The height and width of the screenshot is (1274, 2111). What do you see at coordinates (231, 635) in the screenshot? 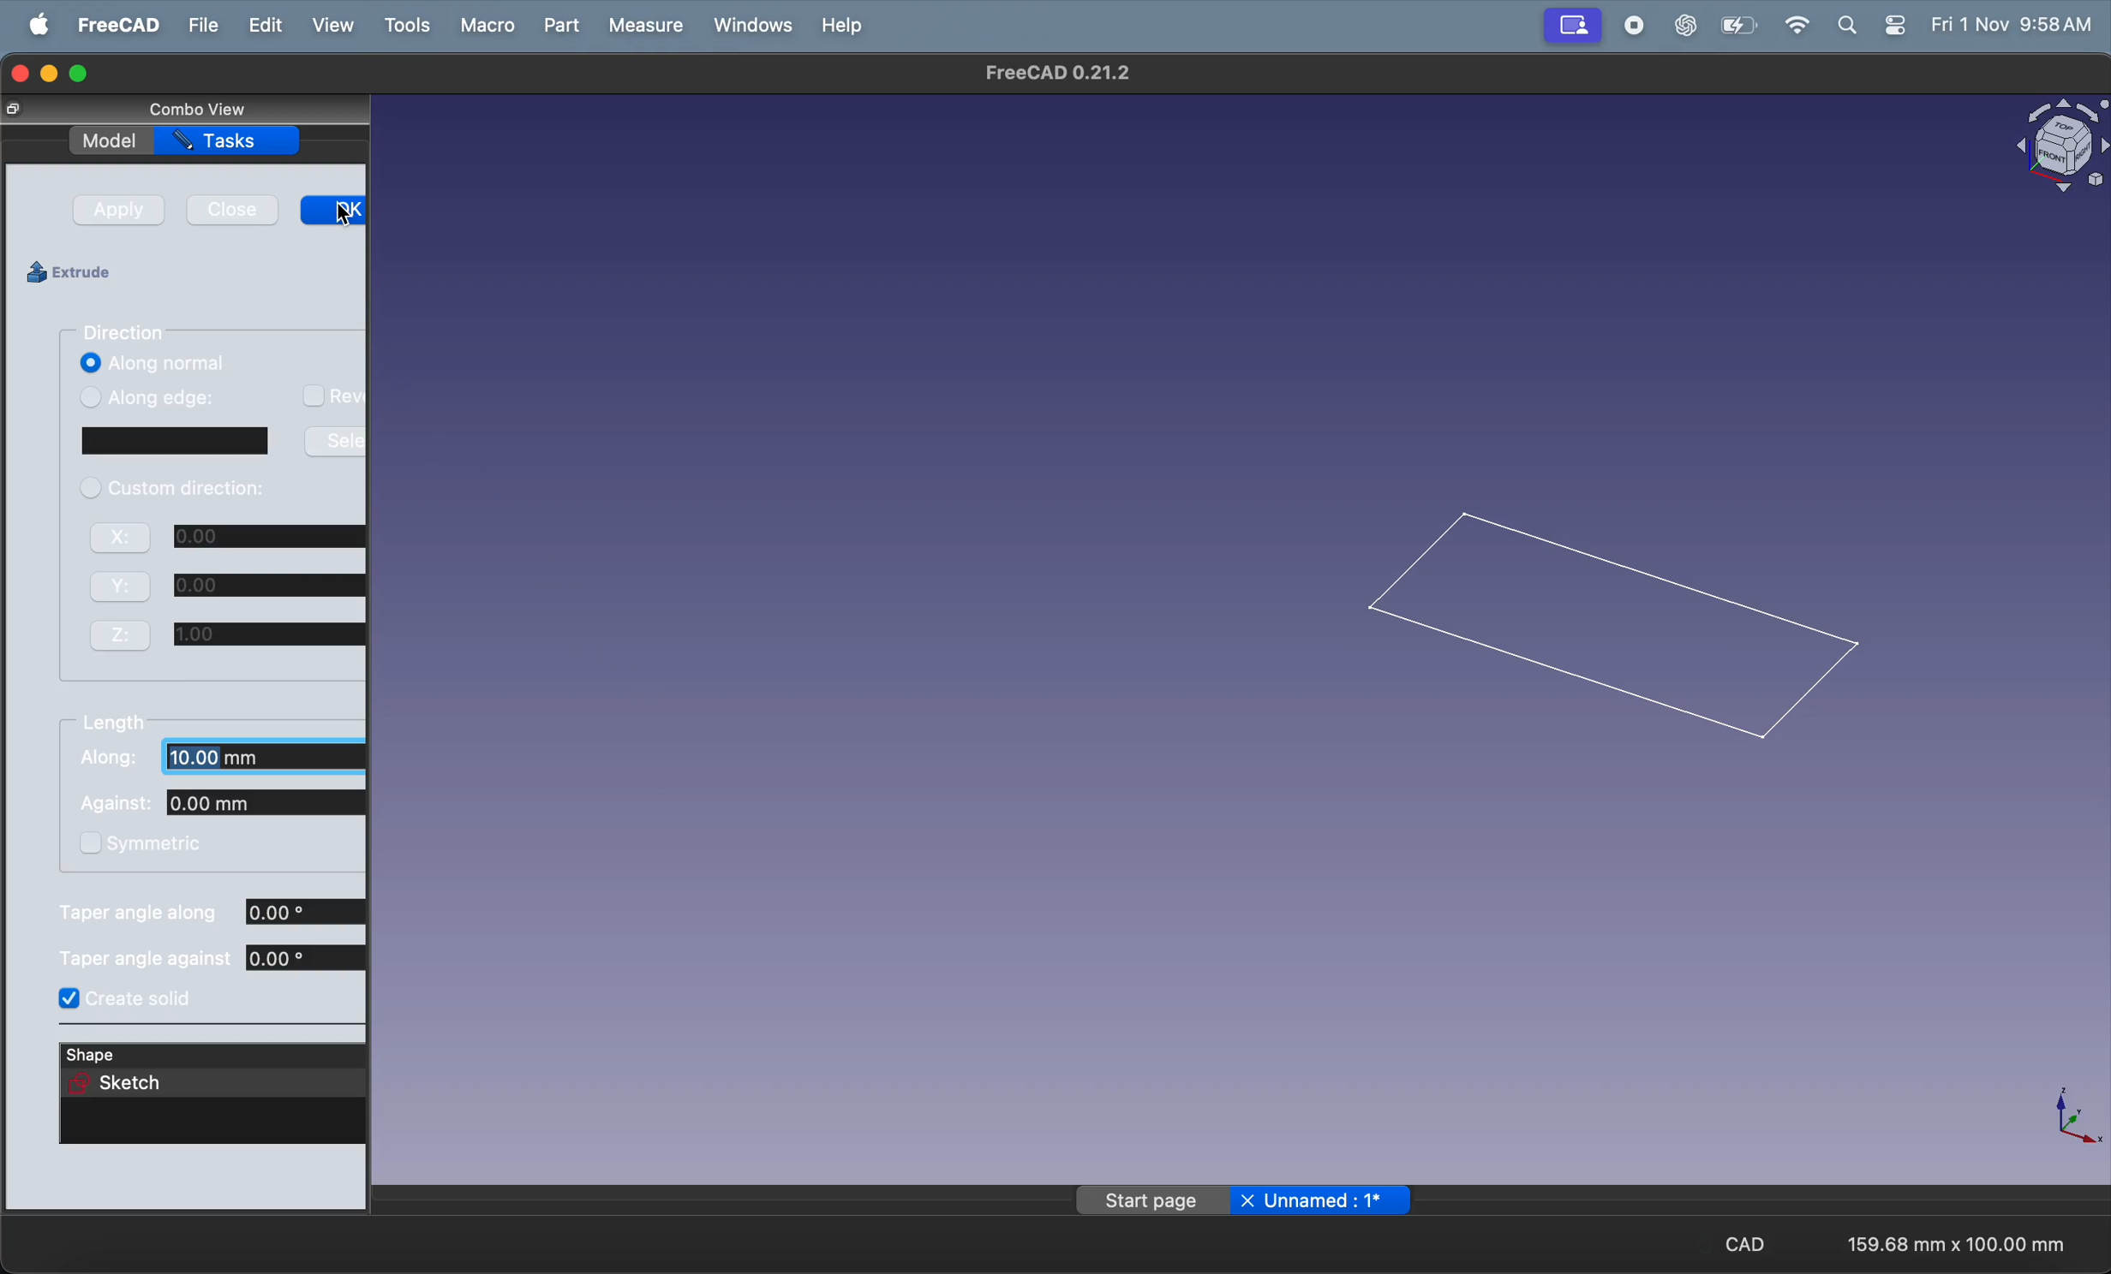
I see `z axis co ordinate` at bounding box center [231, 635].